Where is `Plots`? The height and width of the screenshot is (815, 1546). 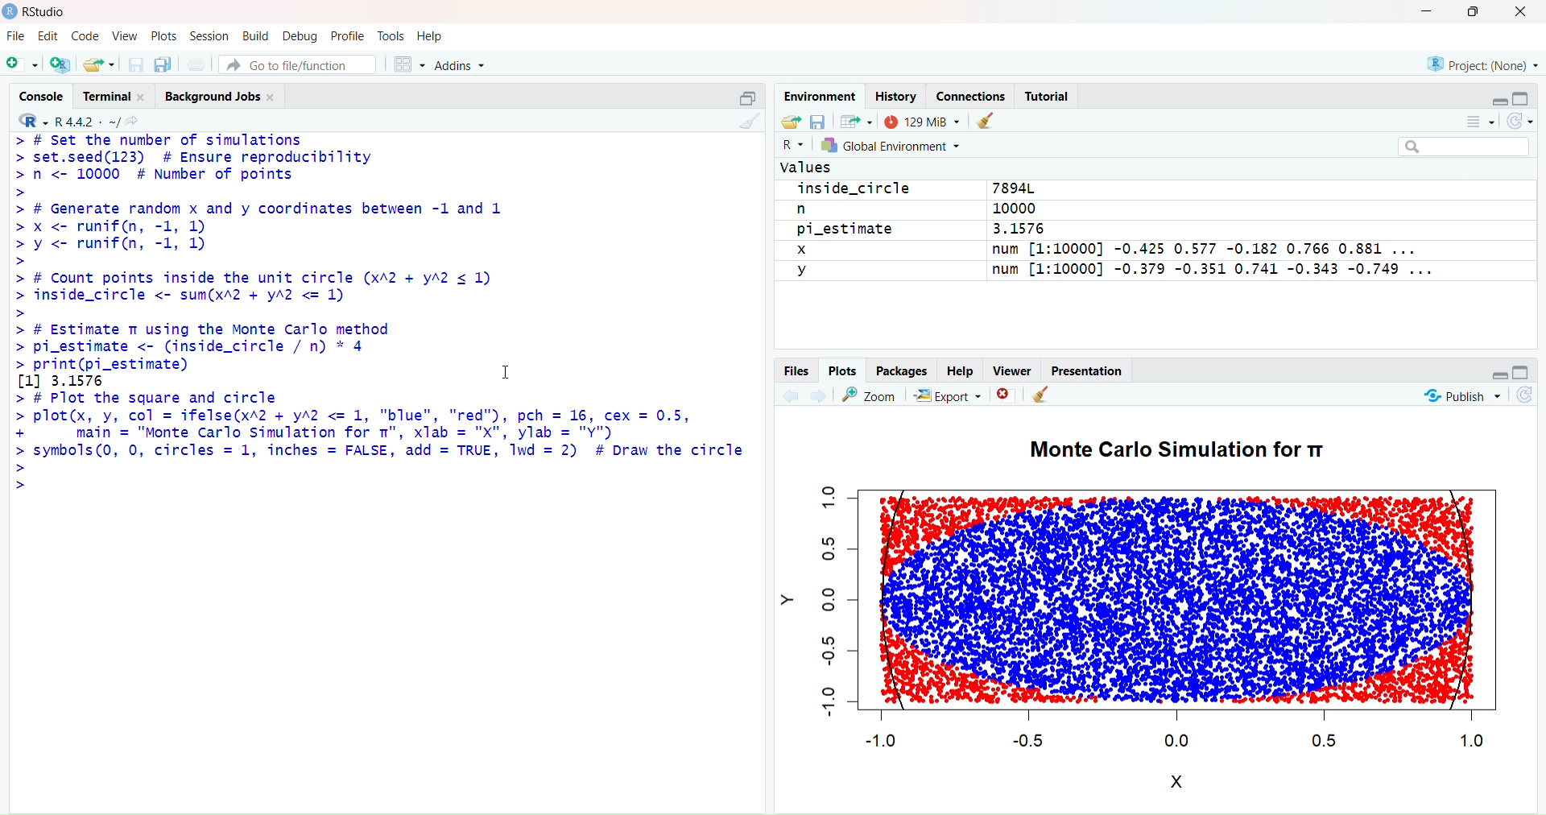
Plots is located at coordinates (843, 369).